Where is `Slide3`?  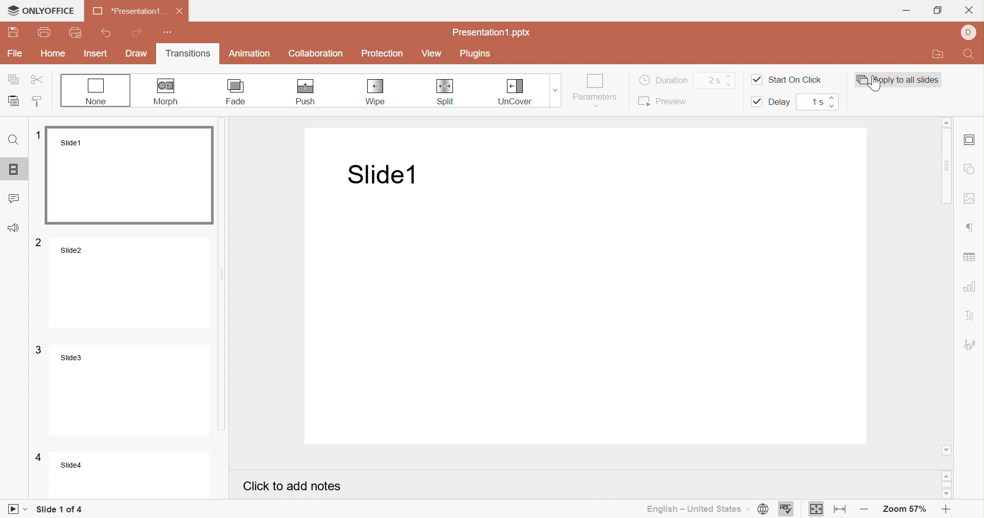 Slide3 is located at coordinates (133, 389).